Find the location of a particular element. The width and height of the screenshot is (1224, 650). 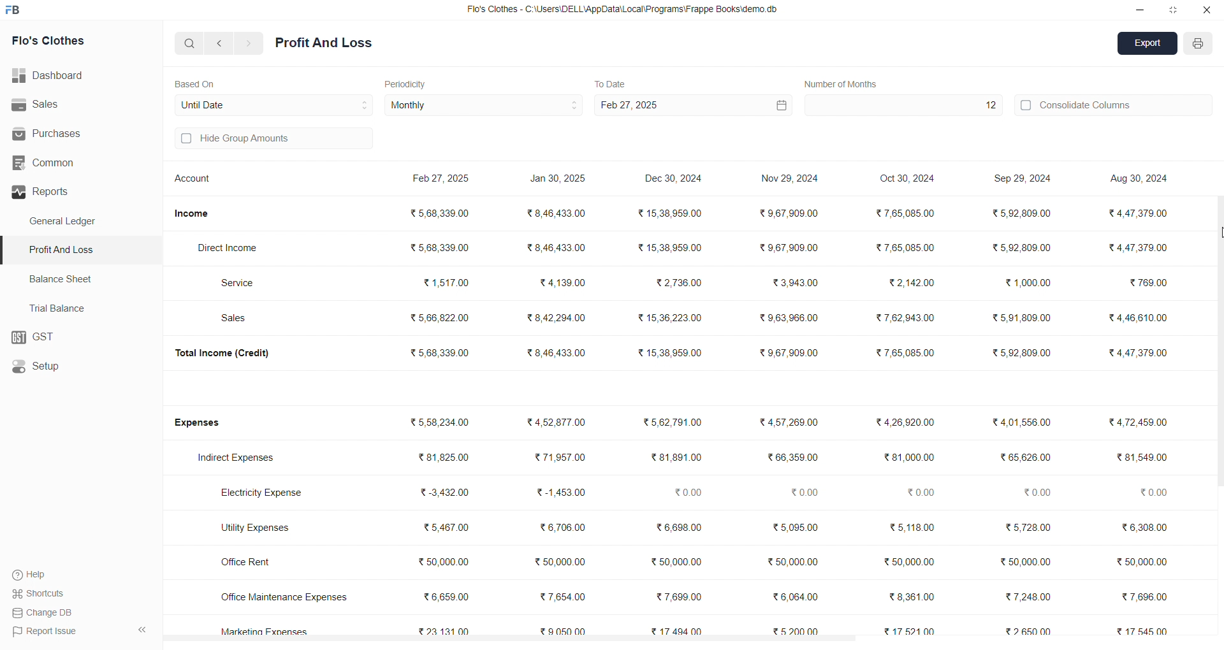

Change DB is located at coordinates (45, 612).